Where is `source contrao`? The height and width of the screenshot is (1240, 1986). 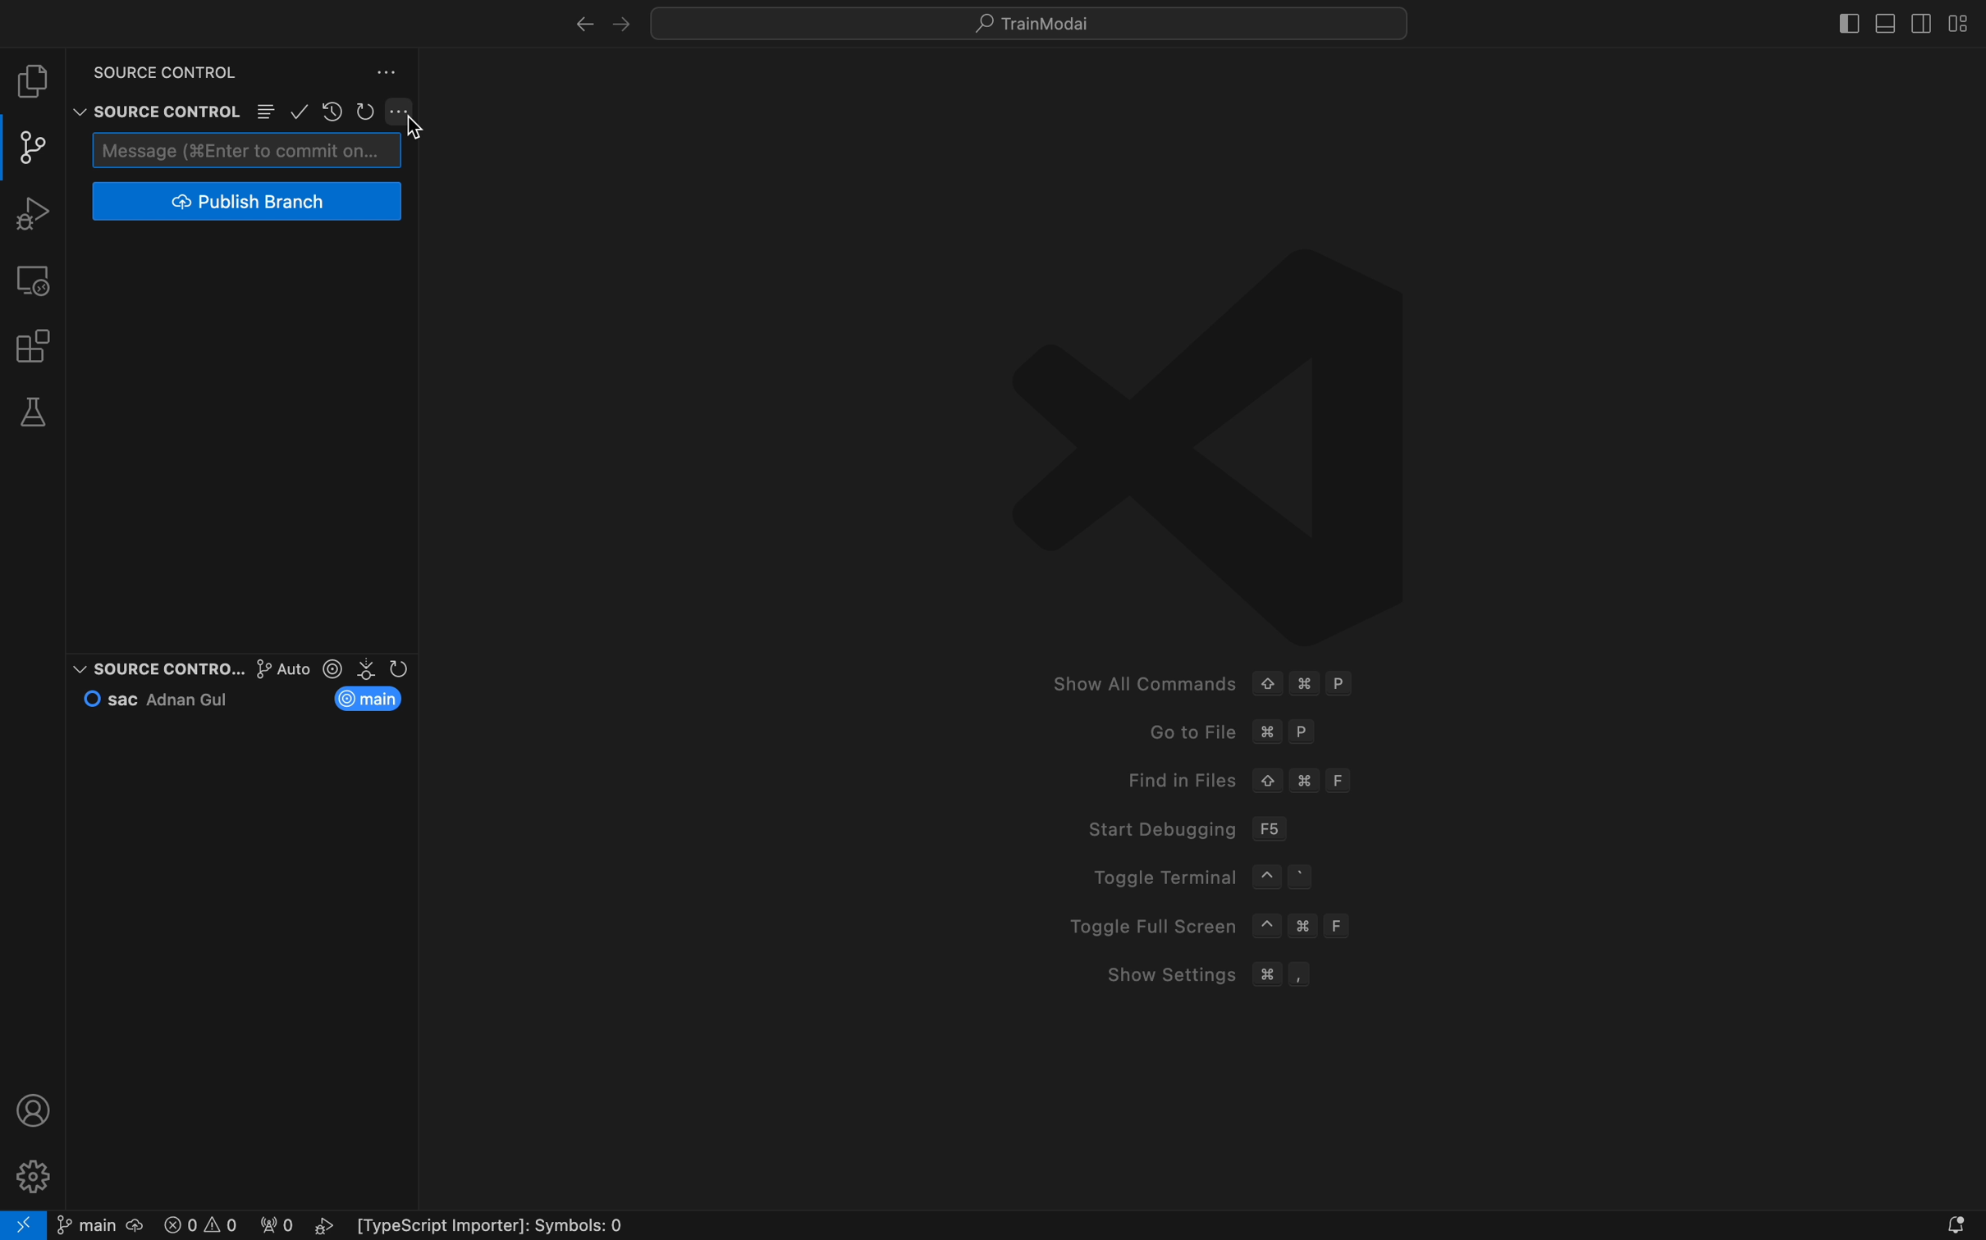
source contrao is located at coordinates (145, 661).